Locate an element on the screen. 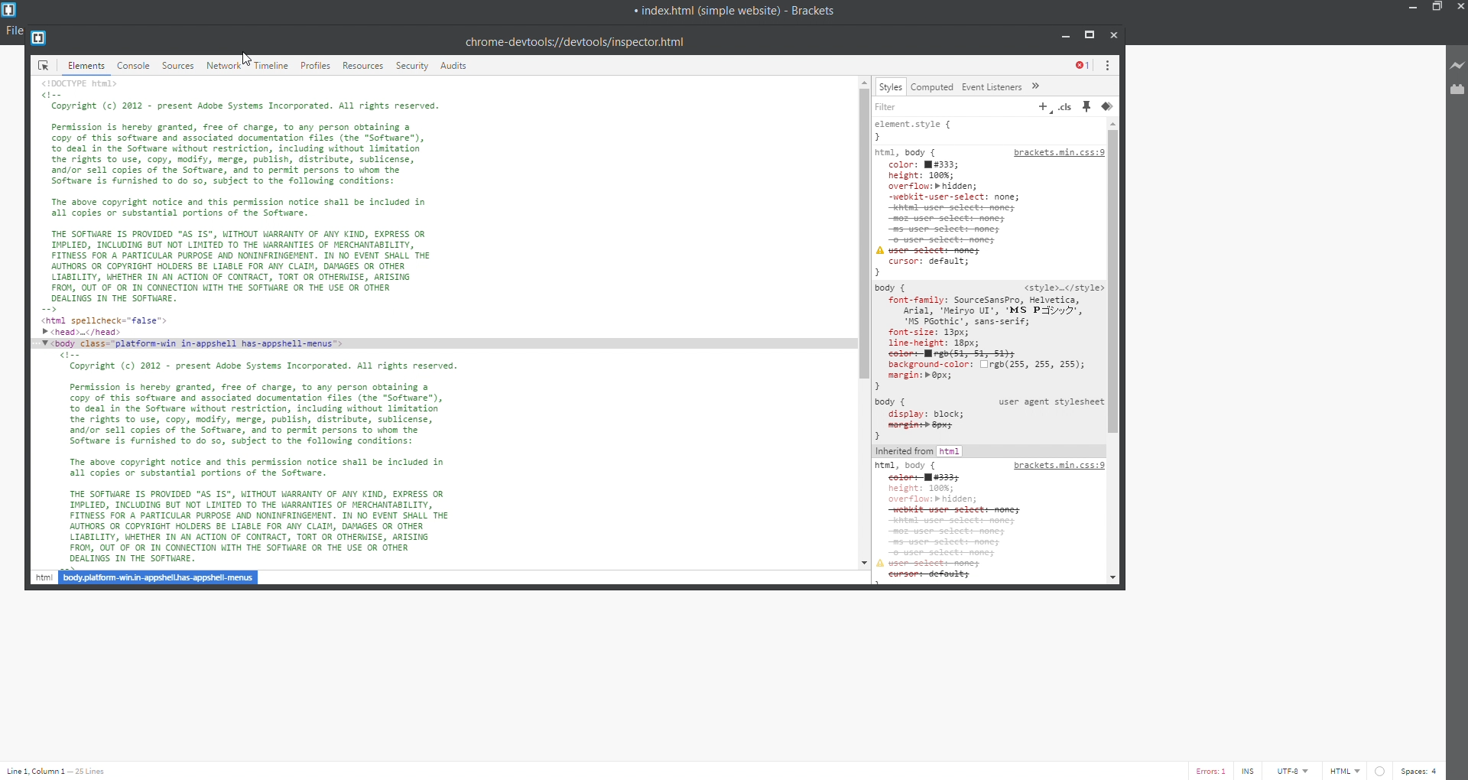  security is located at coordinates (412, 66).